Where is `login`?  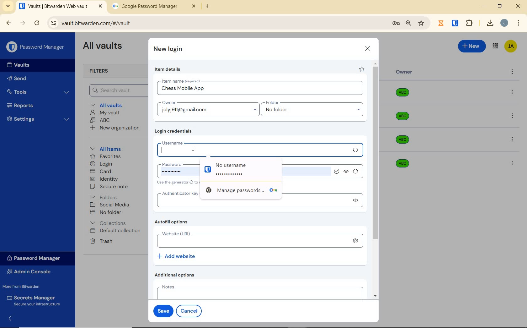 login is located at coordinates (101, 164).